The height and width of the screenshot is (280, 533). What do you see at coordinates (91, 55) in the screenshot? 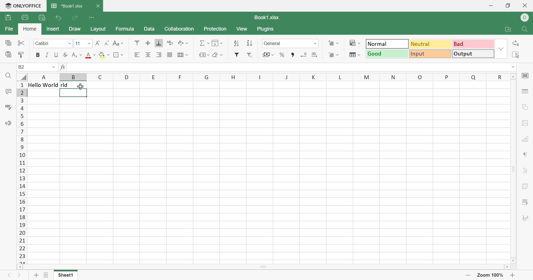
I see `Font color` at bounding box center [91, 55].